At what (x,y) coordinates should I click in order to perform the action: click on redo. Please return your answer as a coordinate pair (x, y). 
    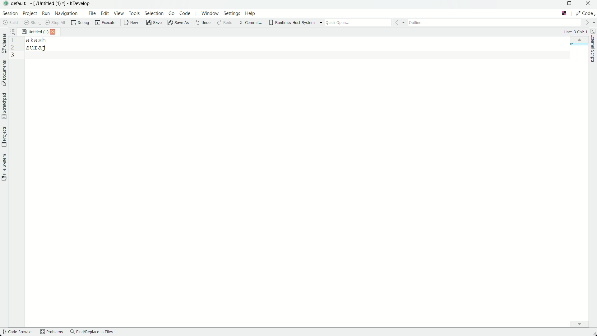
    Looking at the image, I should click on (224, 23).